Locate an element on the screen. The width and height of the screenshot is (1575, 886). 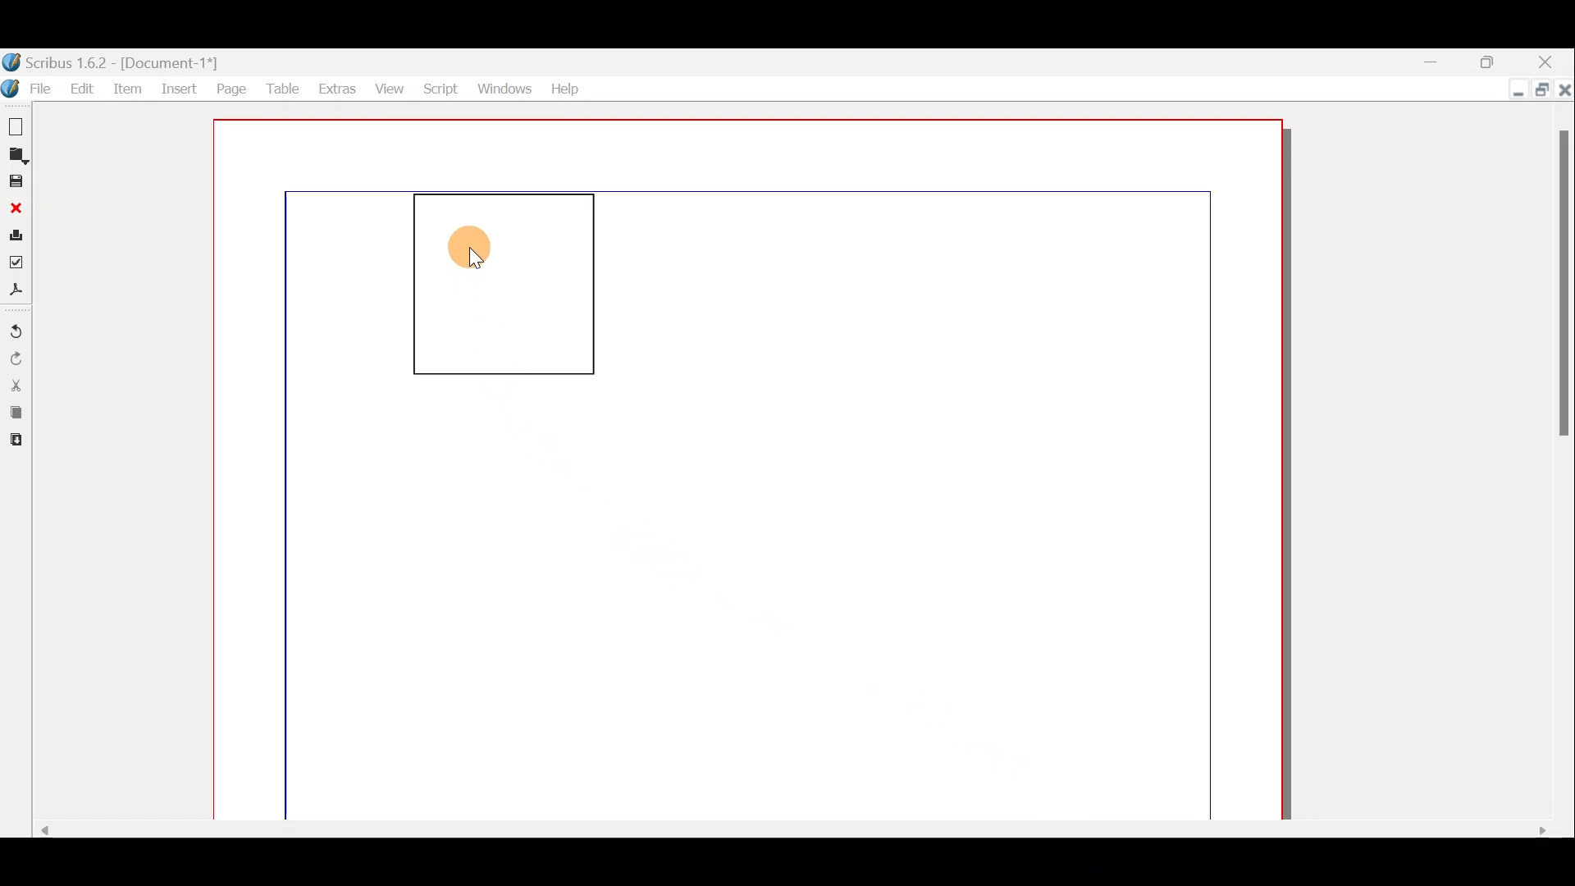
Help is located at coordinates (564, 86).